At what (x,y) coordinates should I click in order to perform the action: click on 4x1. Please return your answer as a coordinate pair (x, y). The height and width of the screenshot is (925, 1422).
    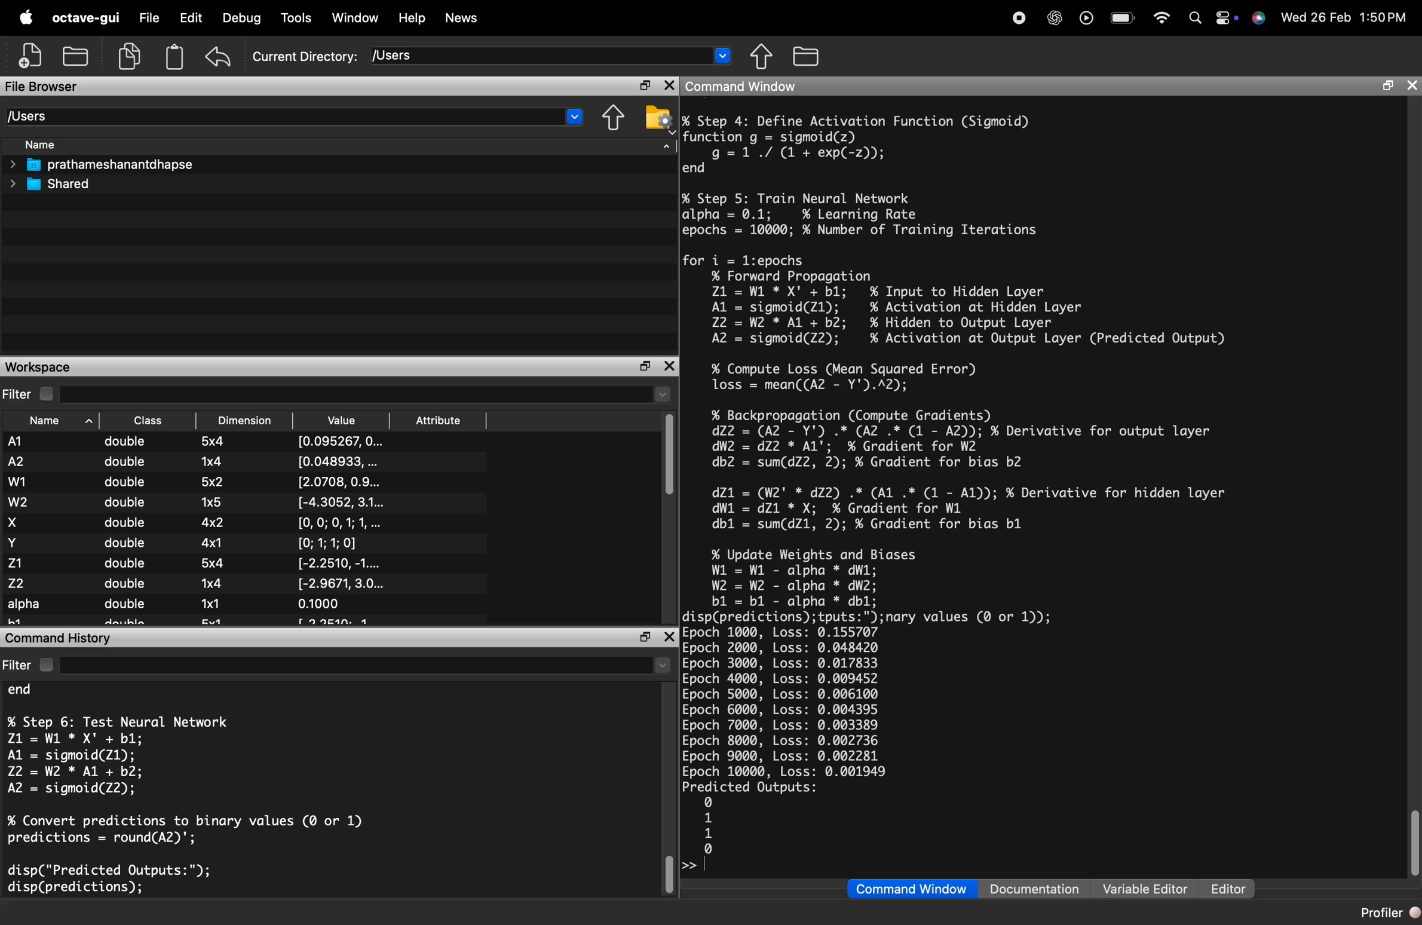
    Looking at the image, I should click on (214, 542).